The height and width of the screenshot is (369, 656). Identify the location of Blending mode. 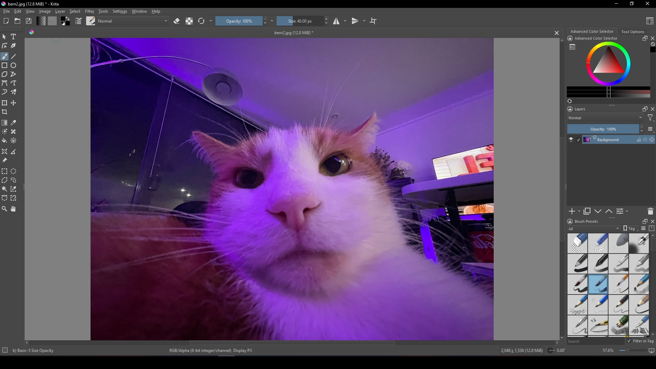
(605, 118).